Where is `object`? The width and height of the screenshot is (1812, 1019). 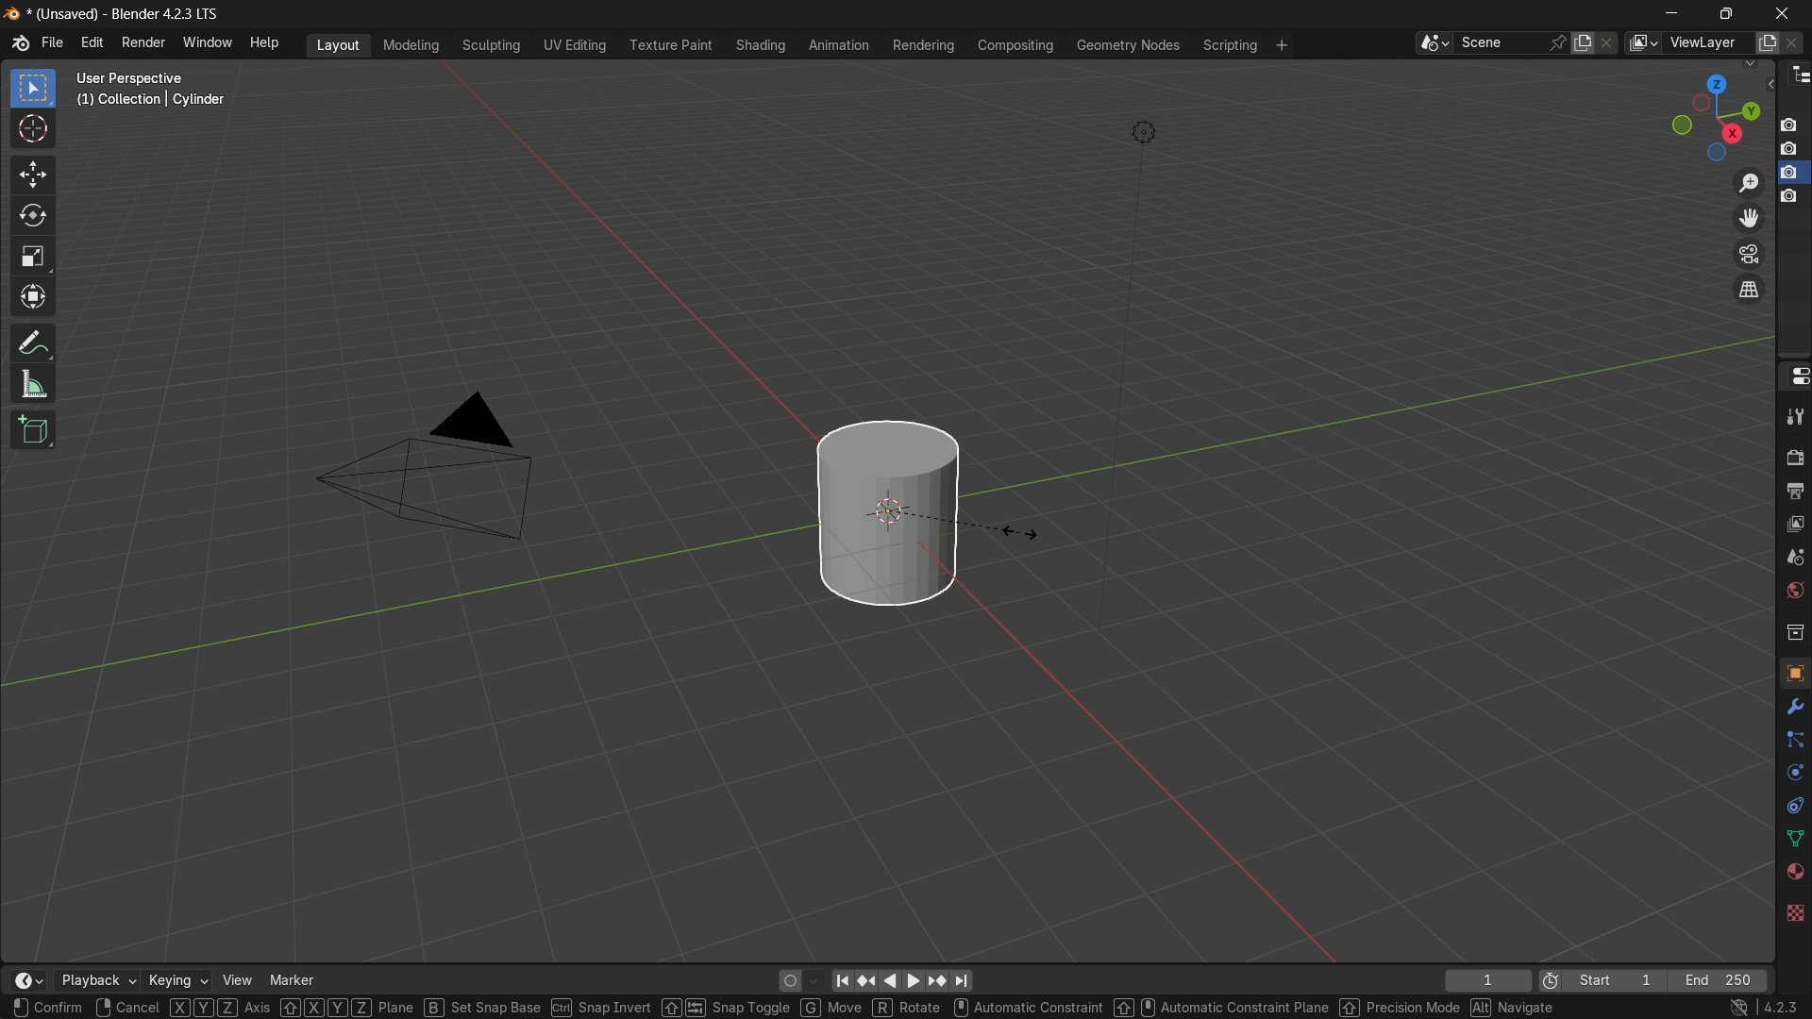
object is located at coordinates (1794, 672).